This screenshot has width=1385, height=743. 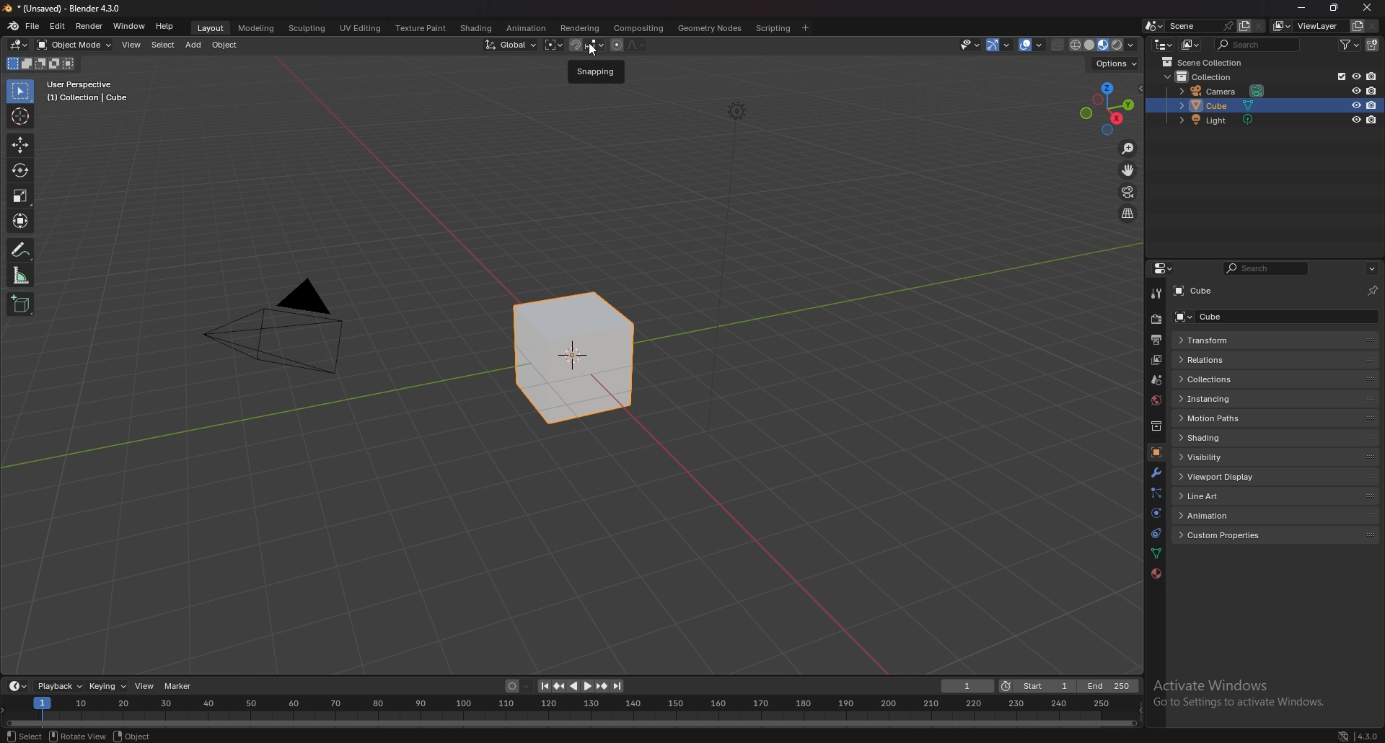 What do you see at coordinates (636, 45) in the screenshot?
I see `proportional editing fall off` at bounding box center [636, 45].